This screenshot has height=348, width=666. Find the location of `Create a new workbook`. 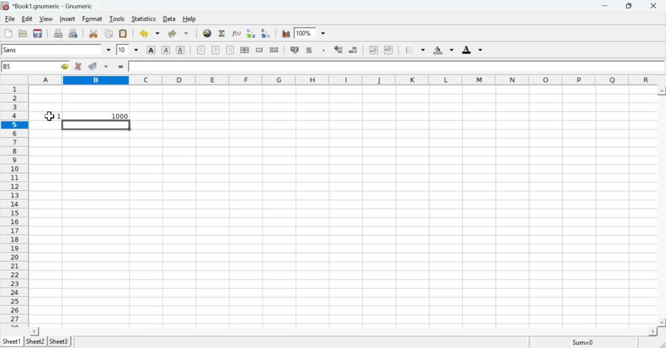

Create a new workbook is located at coordinates (8, 34).